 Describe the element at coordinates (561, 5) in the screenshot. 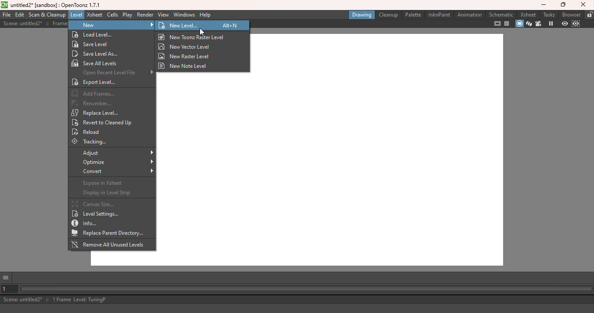

I see `Maximize` at that location.